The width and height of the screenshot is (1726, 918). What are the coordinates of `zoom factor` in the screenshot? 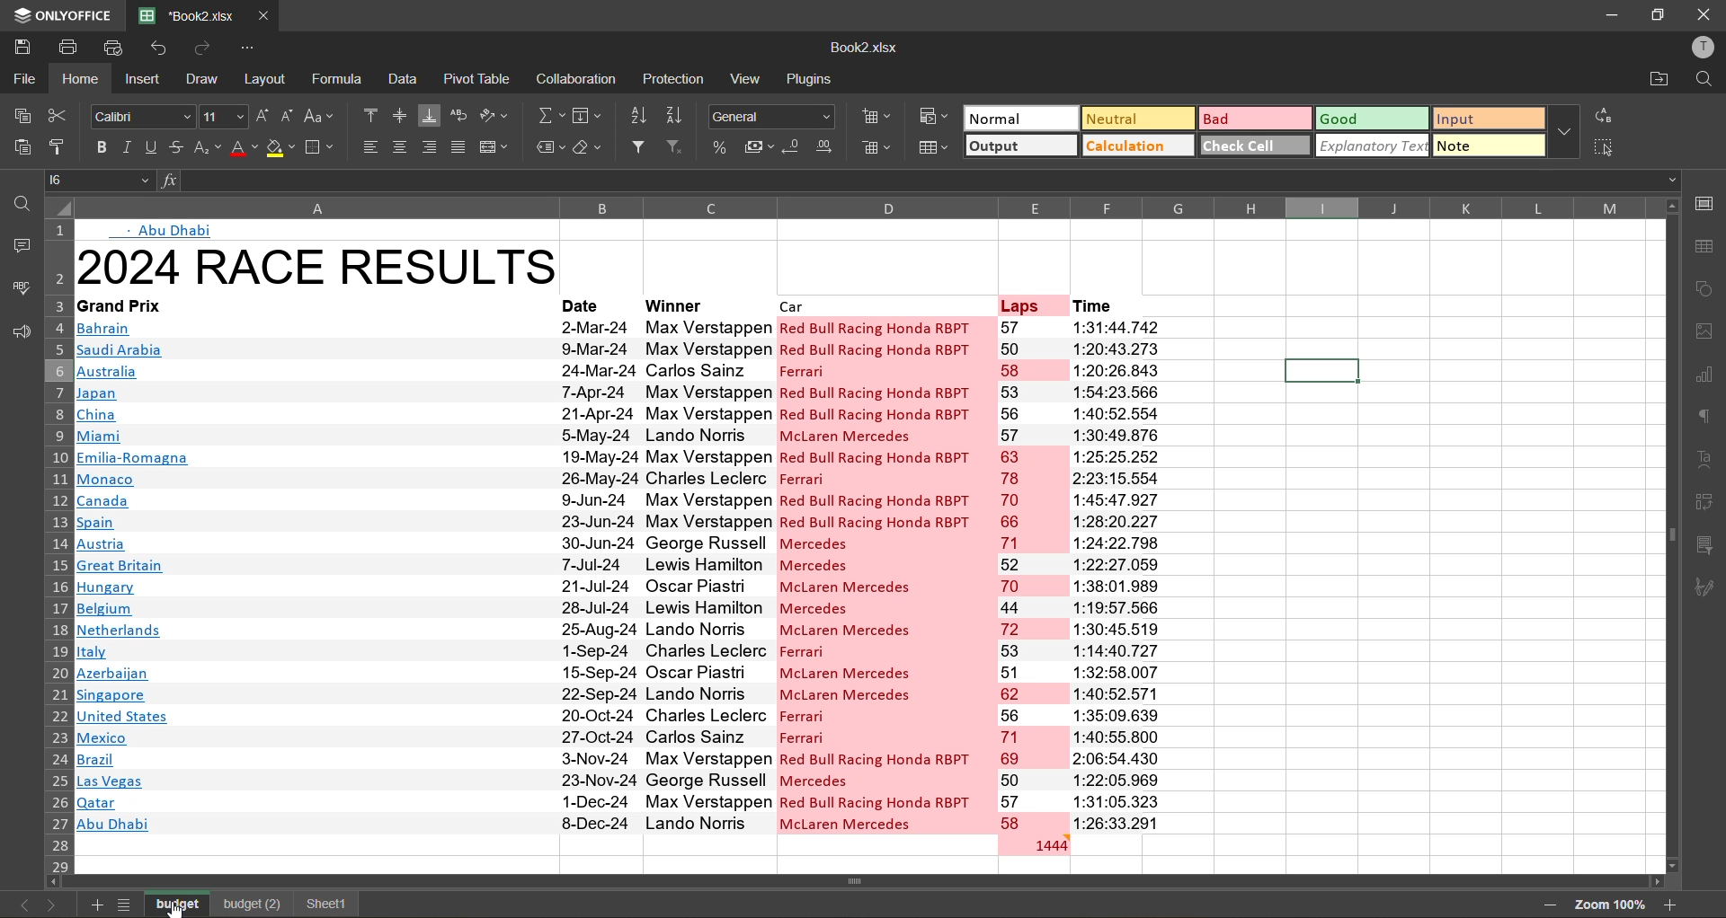 It's located at (1608, 904).